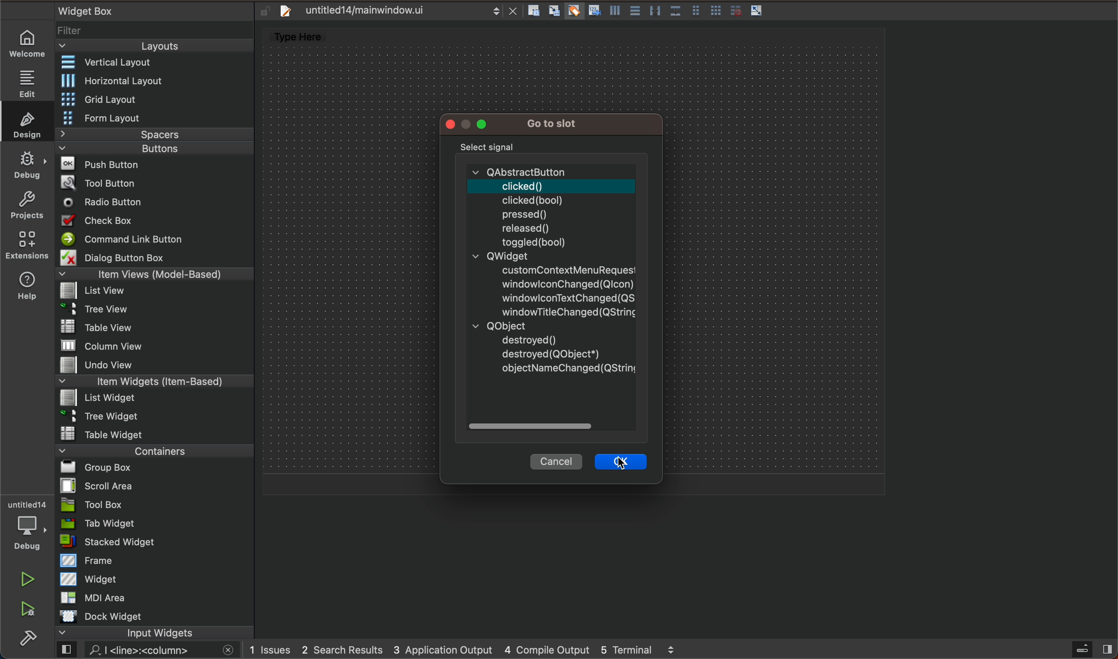  What do you see at coordinates (557, 461) in the screenshot?
I see `cancel` at bounding box center [557, 461].